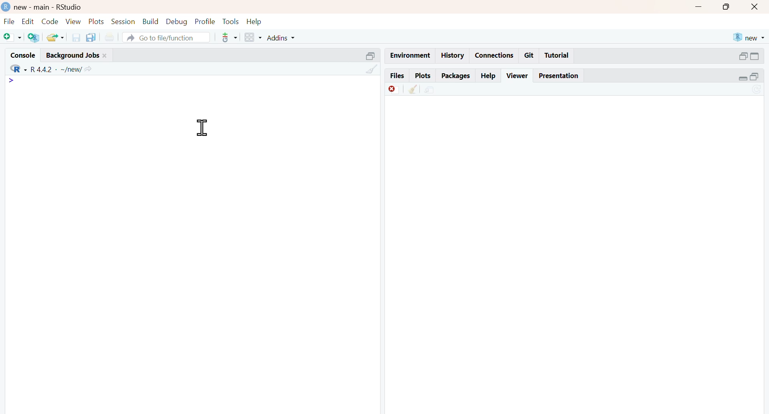 The image size is (769, 414). What do you see at coordinates (97, 22) in the screenshot?
I see `plots` at bounding box center [97, 22].